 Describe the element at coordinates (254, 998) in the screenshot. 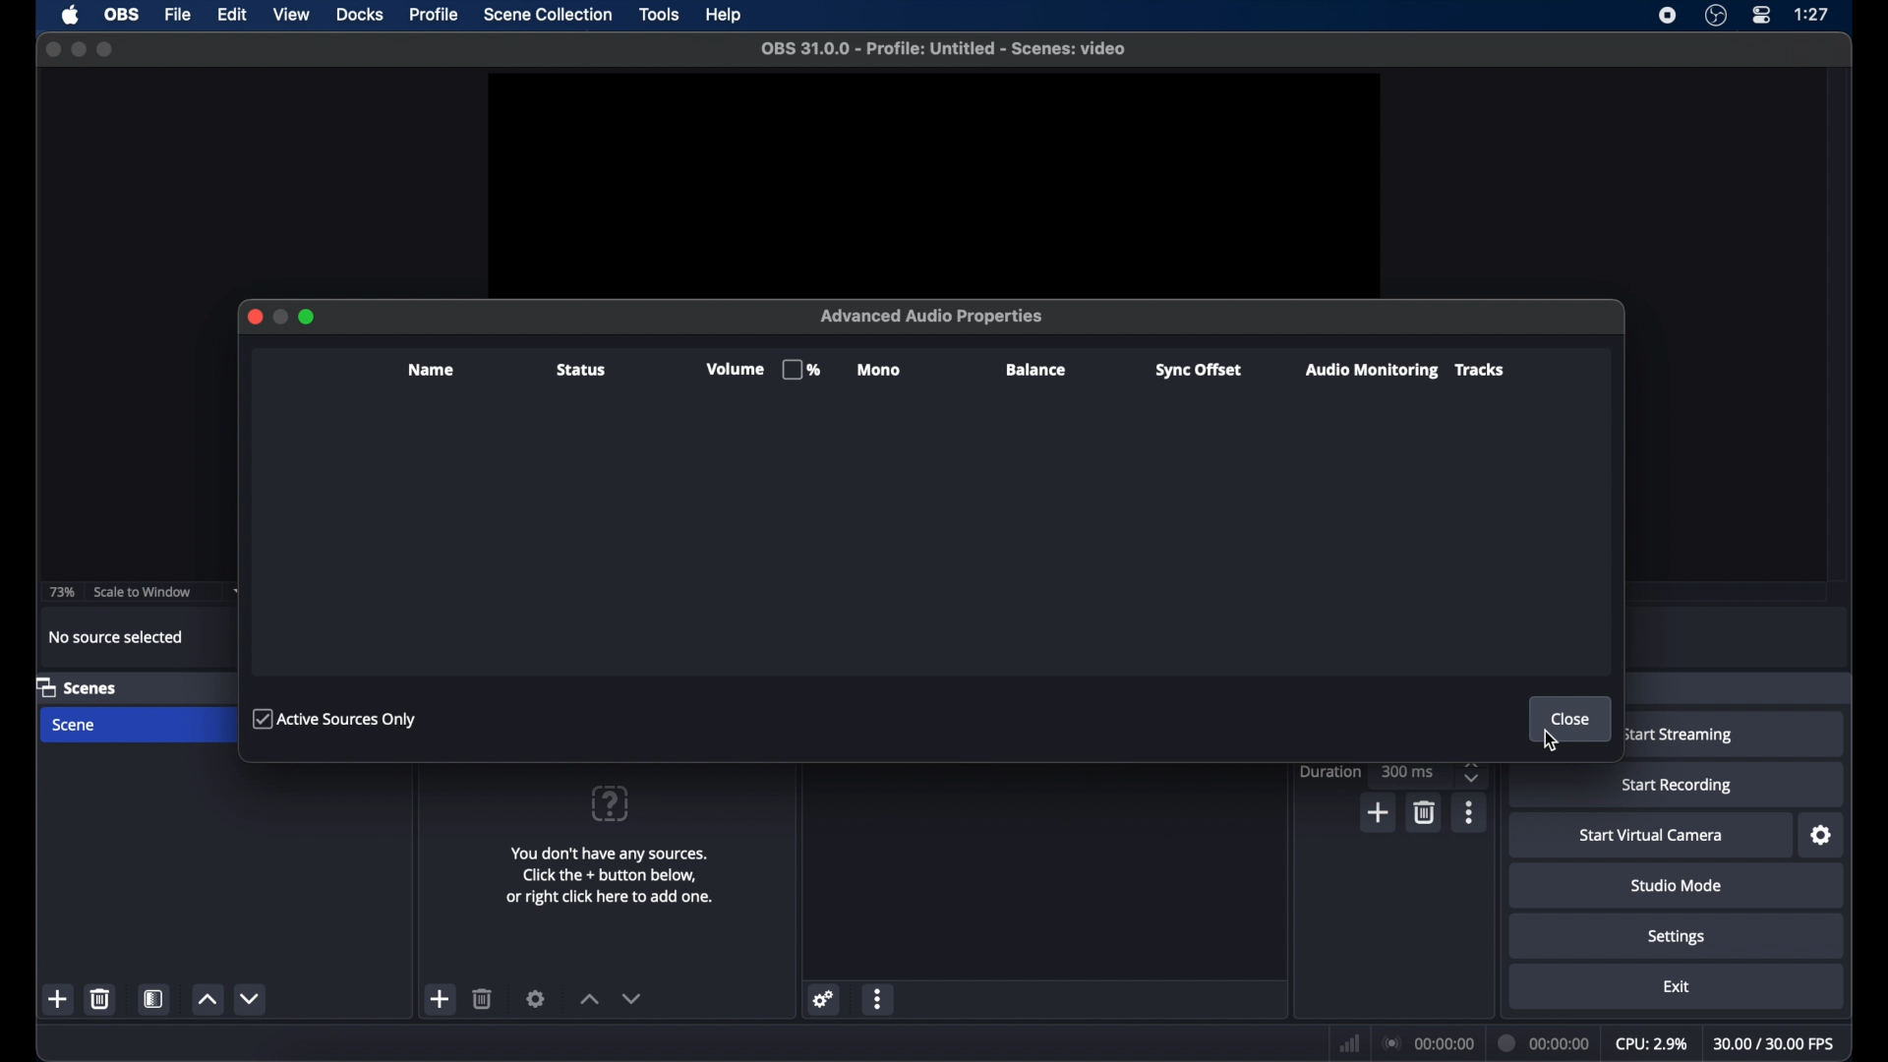

I see `decrement` at that location.